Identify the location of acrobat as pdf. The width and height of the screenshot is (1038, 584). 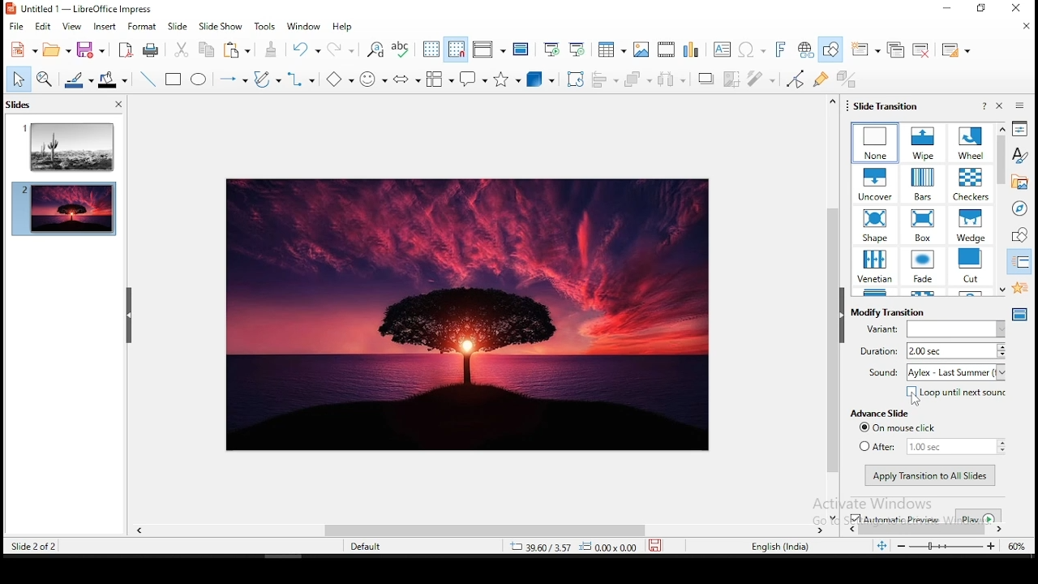
(124, 49).